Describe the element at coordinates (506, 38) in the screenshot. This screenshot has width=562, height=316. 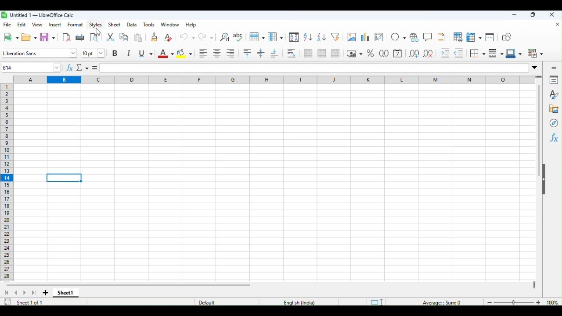
I see `Show draw function` at that location.